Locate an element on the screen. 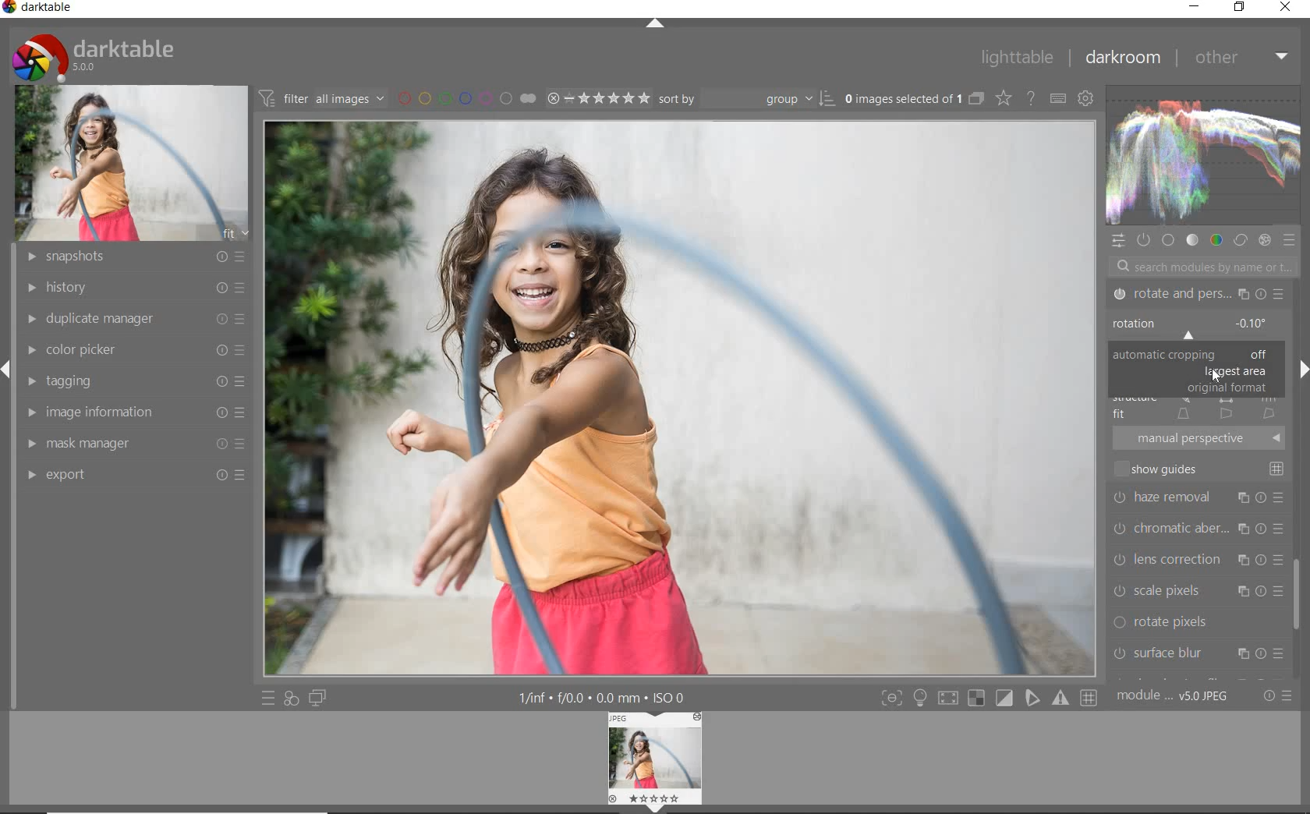 Image resolution: width=1310 pixels, height=814 pixels. selected image is located at coordinates (680, 397).